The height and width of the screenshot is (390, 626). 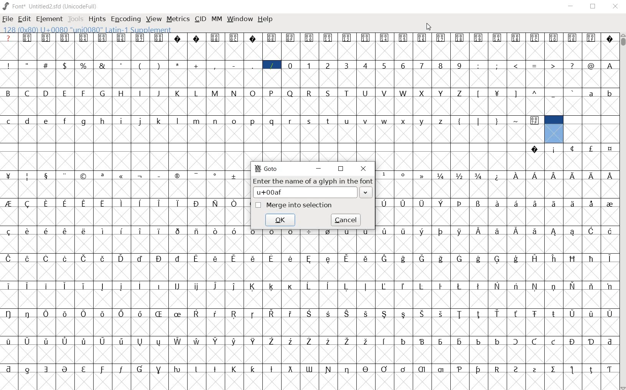 What do you see at coordinates (367, 258) in the screenshot?
I see `Symbol` at bounding box center [367, 258].